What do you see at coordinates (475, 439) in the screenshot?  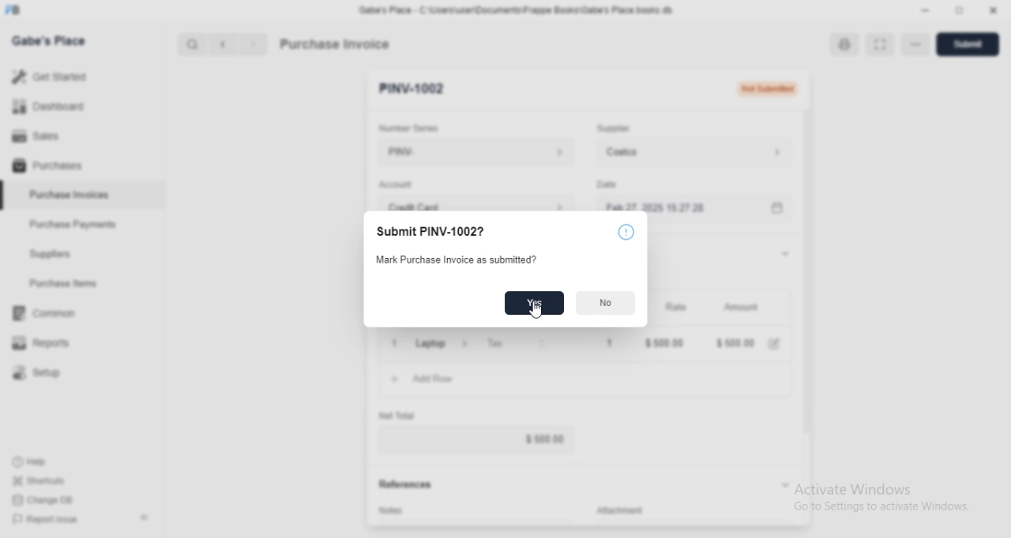 I see `$ 500.00` at bounding box center [475, 439].